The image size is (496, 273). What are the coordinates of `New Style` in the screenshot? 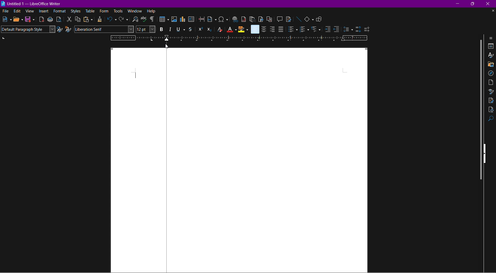 It's located at (69, 29).